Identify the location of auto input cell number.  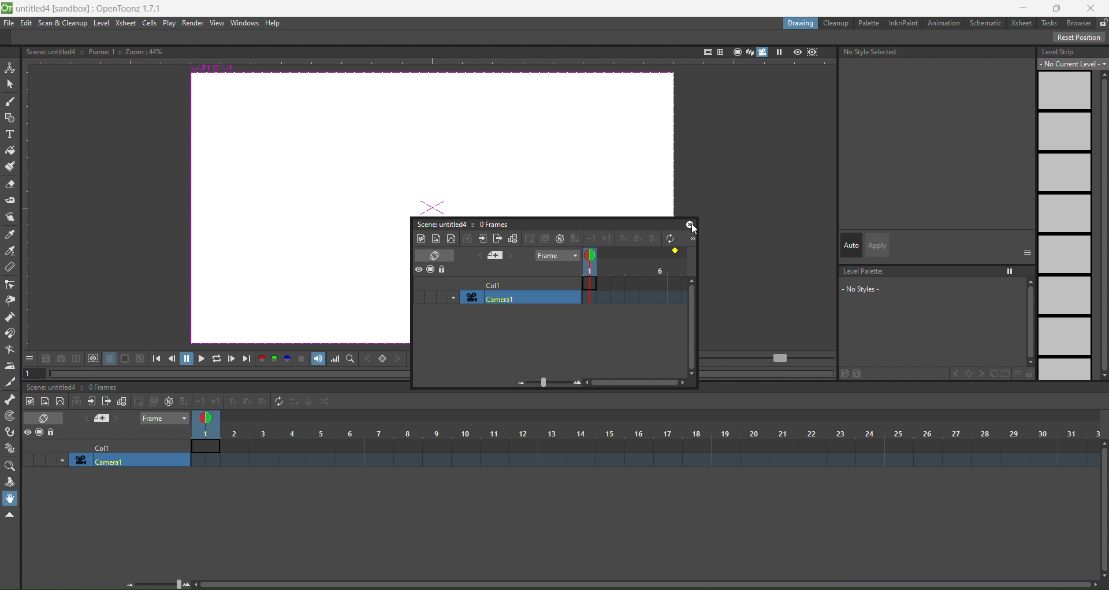
(166, 402).